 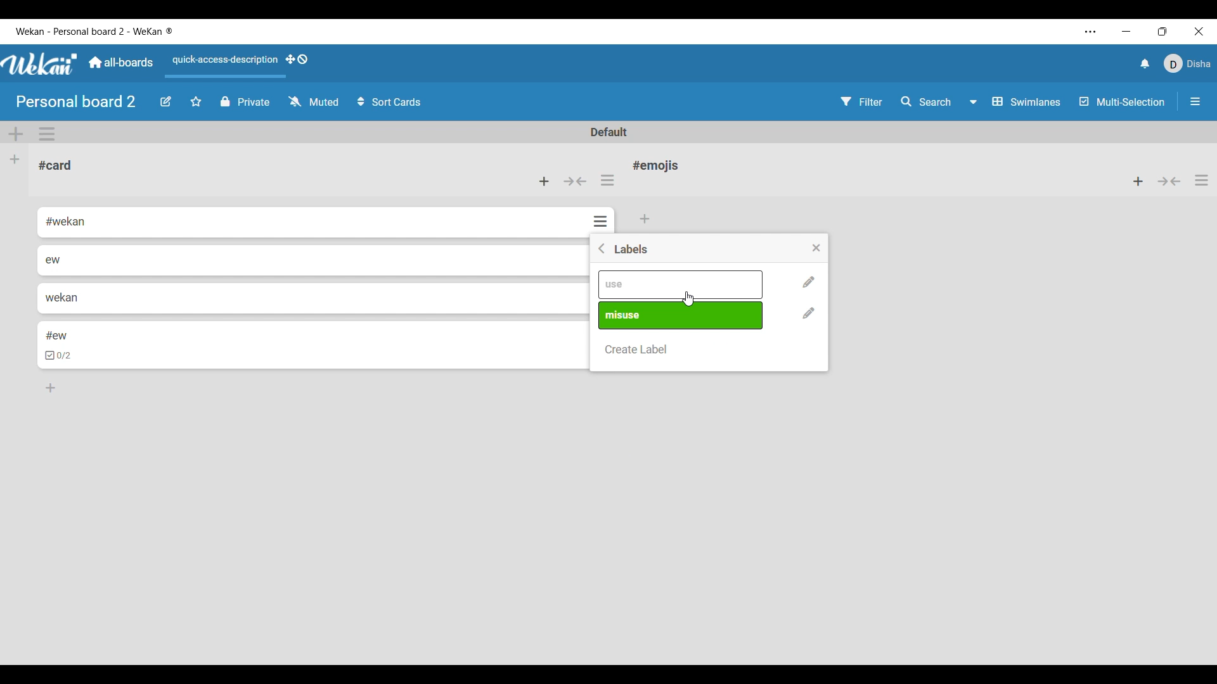 I want to click on Notifications , so click(x=1145, y=64).